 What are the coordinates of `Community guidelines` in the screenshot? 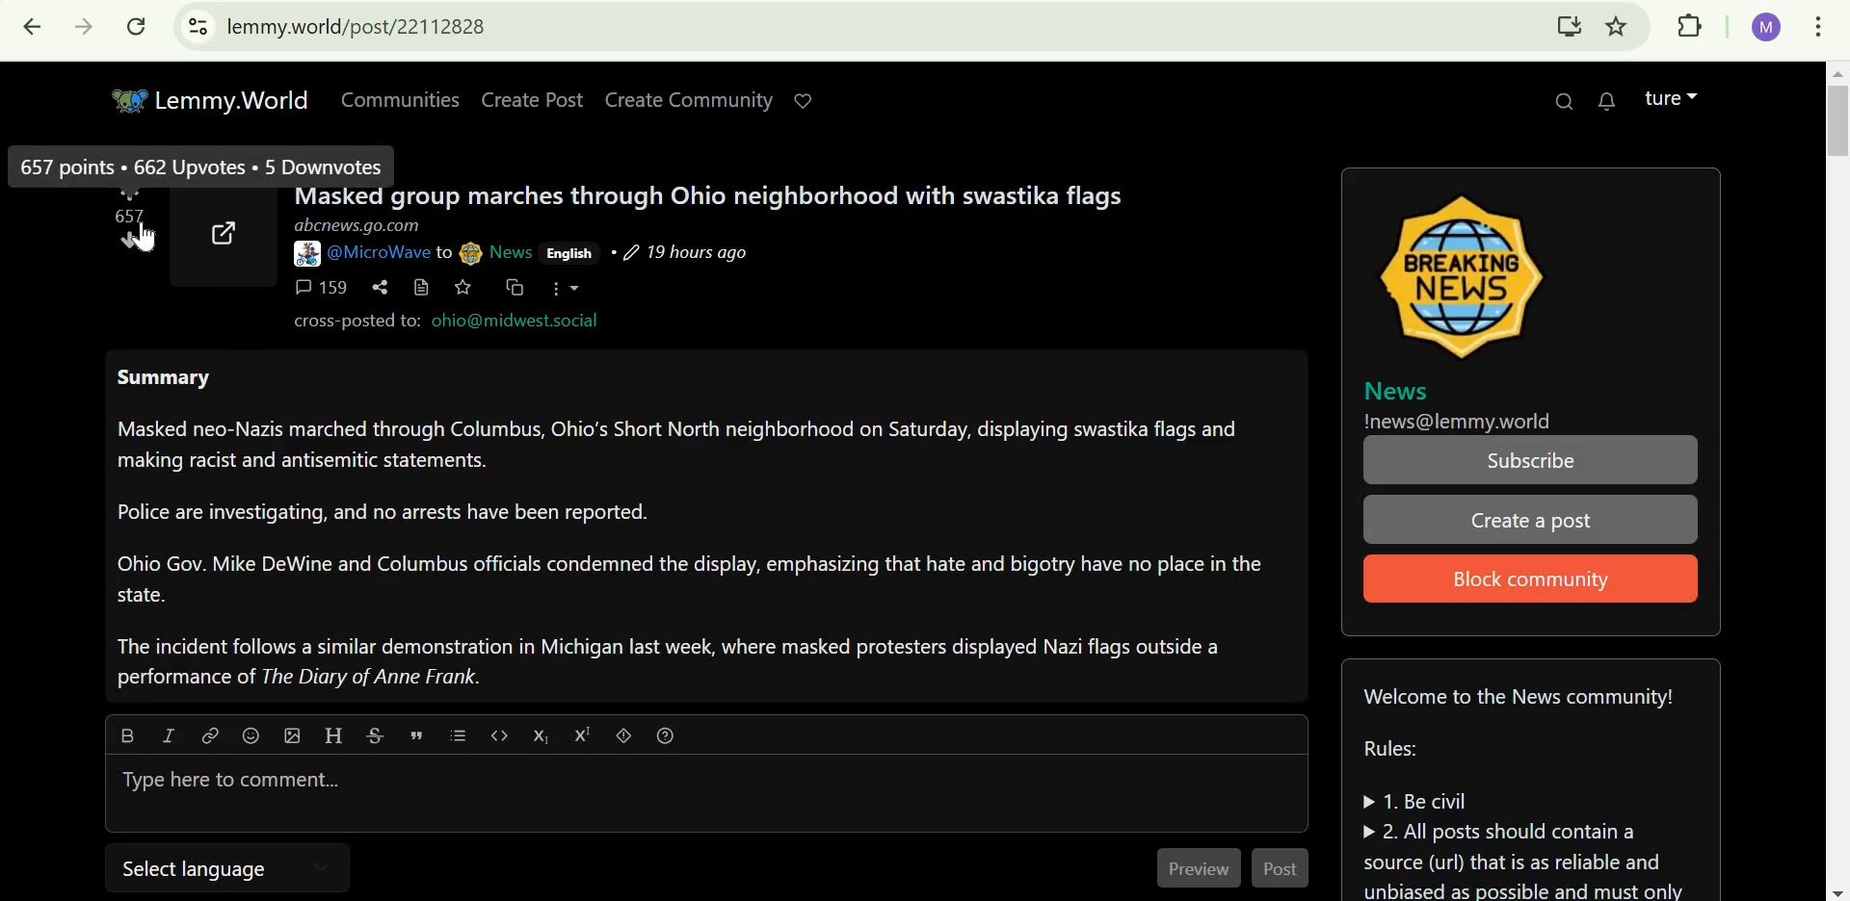 It's located at (1529, 787).